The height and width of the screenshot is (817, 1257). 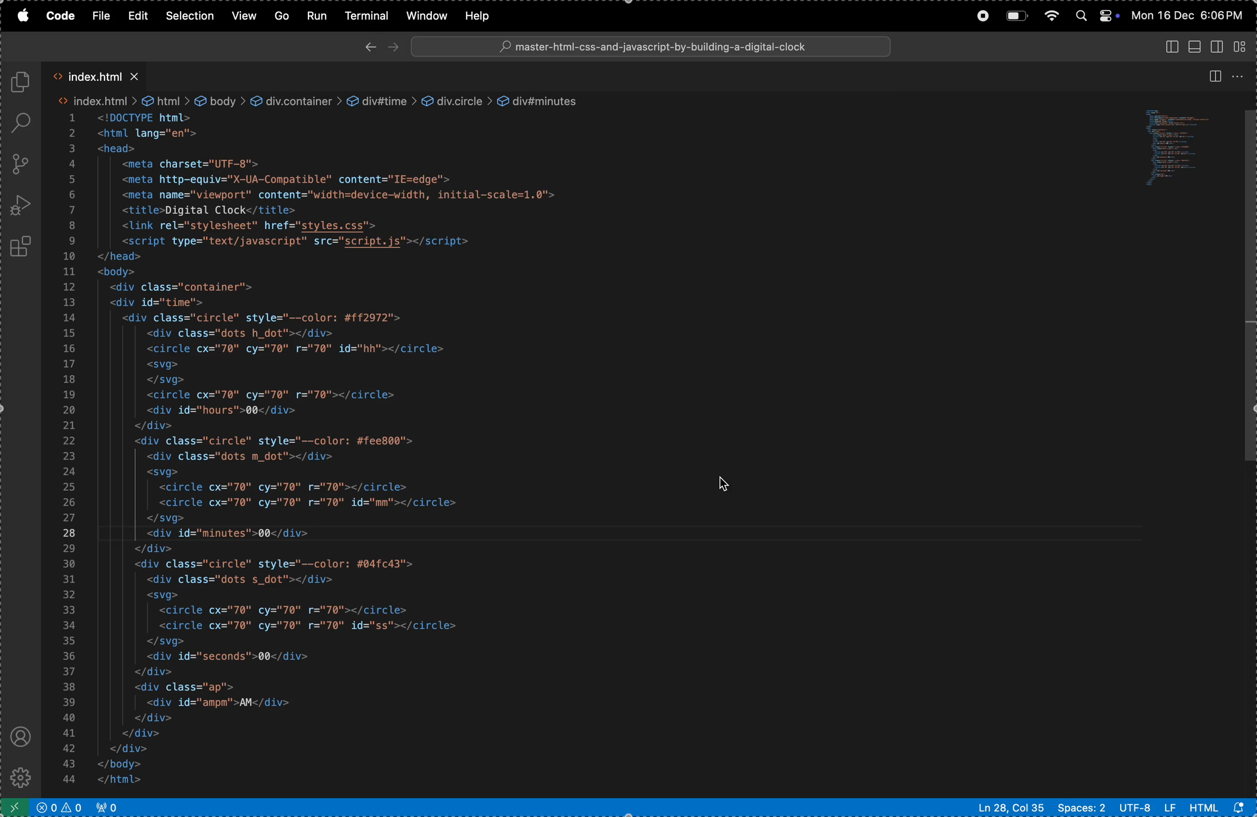 I want to click on forward, so click(x=394, y=46).